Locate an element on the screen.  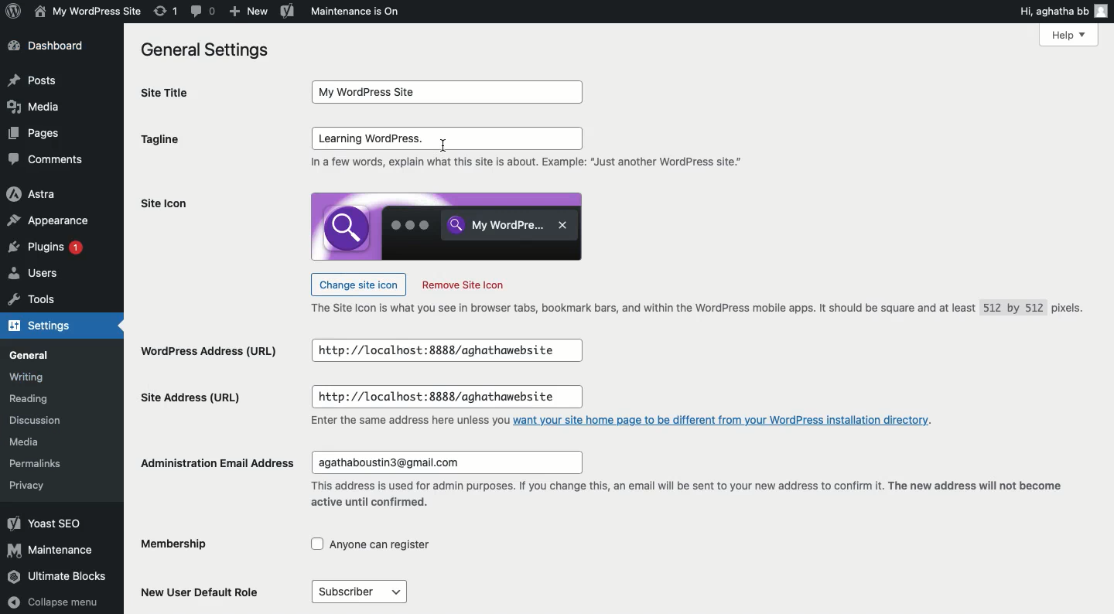
Yoast is located at coordinates (44, 523).